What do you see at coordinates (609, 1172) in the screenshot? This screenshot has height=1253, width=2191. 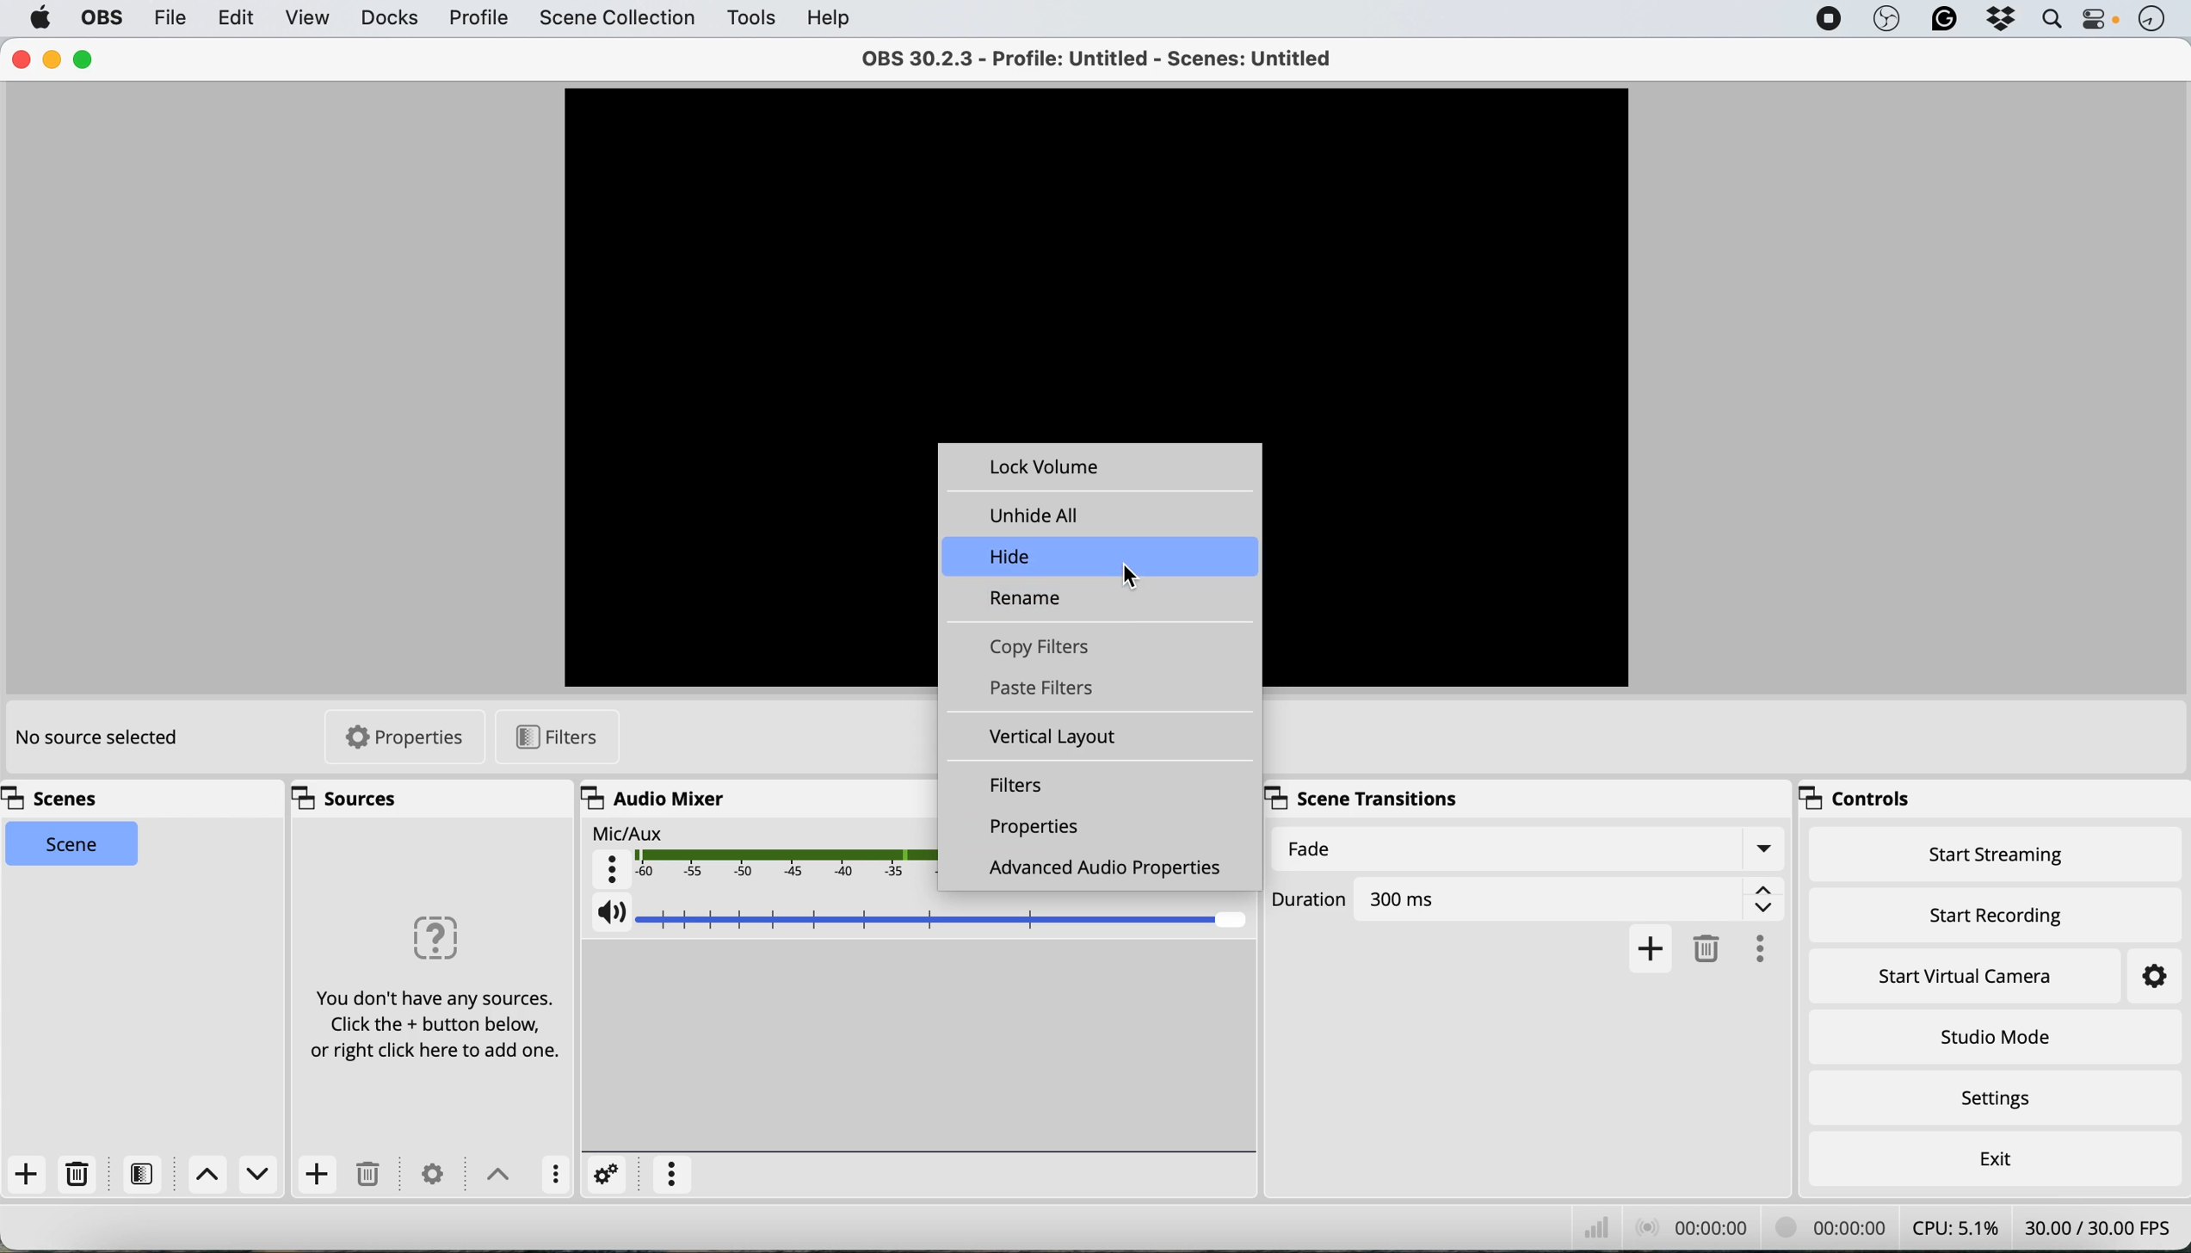 I see `settings` at bounding box center [609, 1172].